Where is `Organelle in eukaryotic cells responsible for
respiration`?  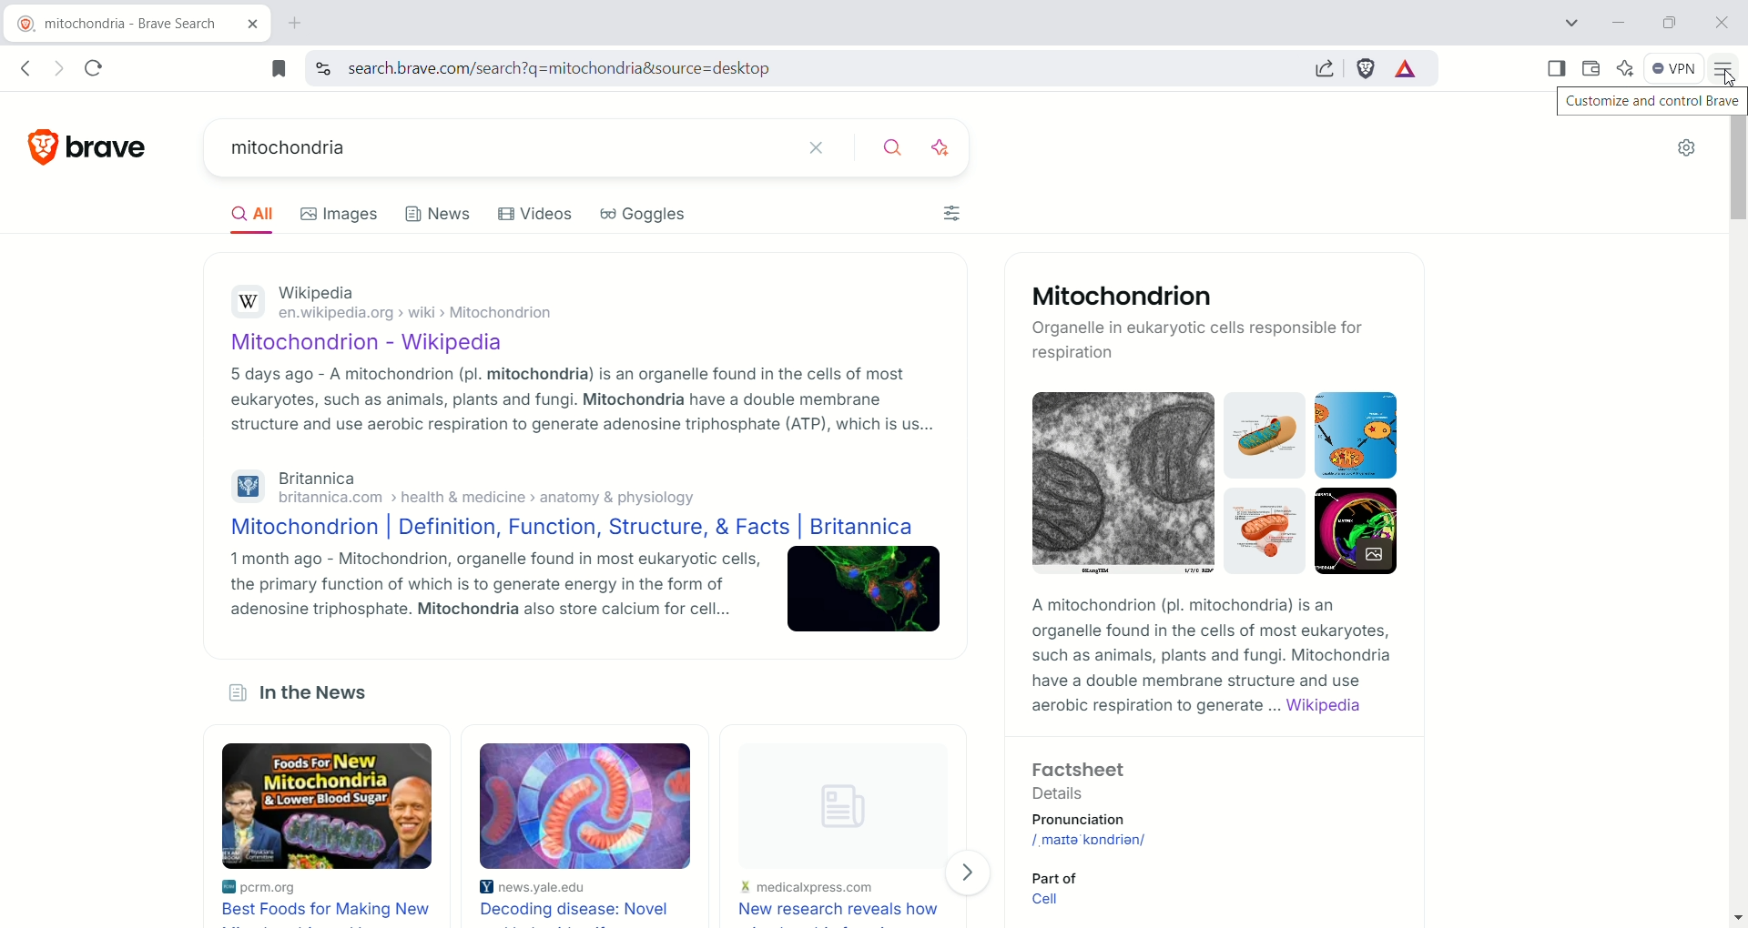 Organelle in eukaryotic cells responsible for
respiration is located at coordinates (1175, 340).